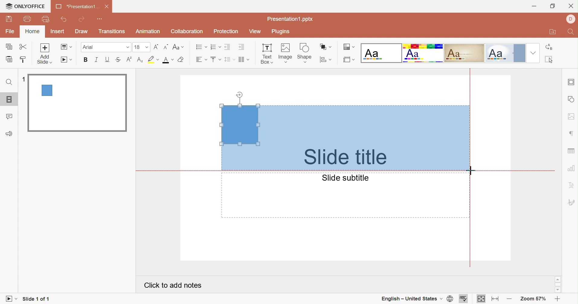 The height and width of the screenshot is (304, 578). What do you see at coordinates (139, 62) in the screenshot?
I see `Subscript` at bounding box center [139, 62].